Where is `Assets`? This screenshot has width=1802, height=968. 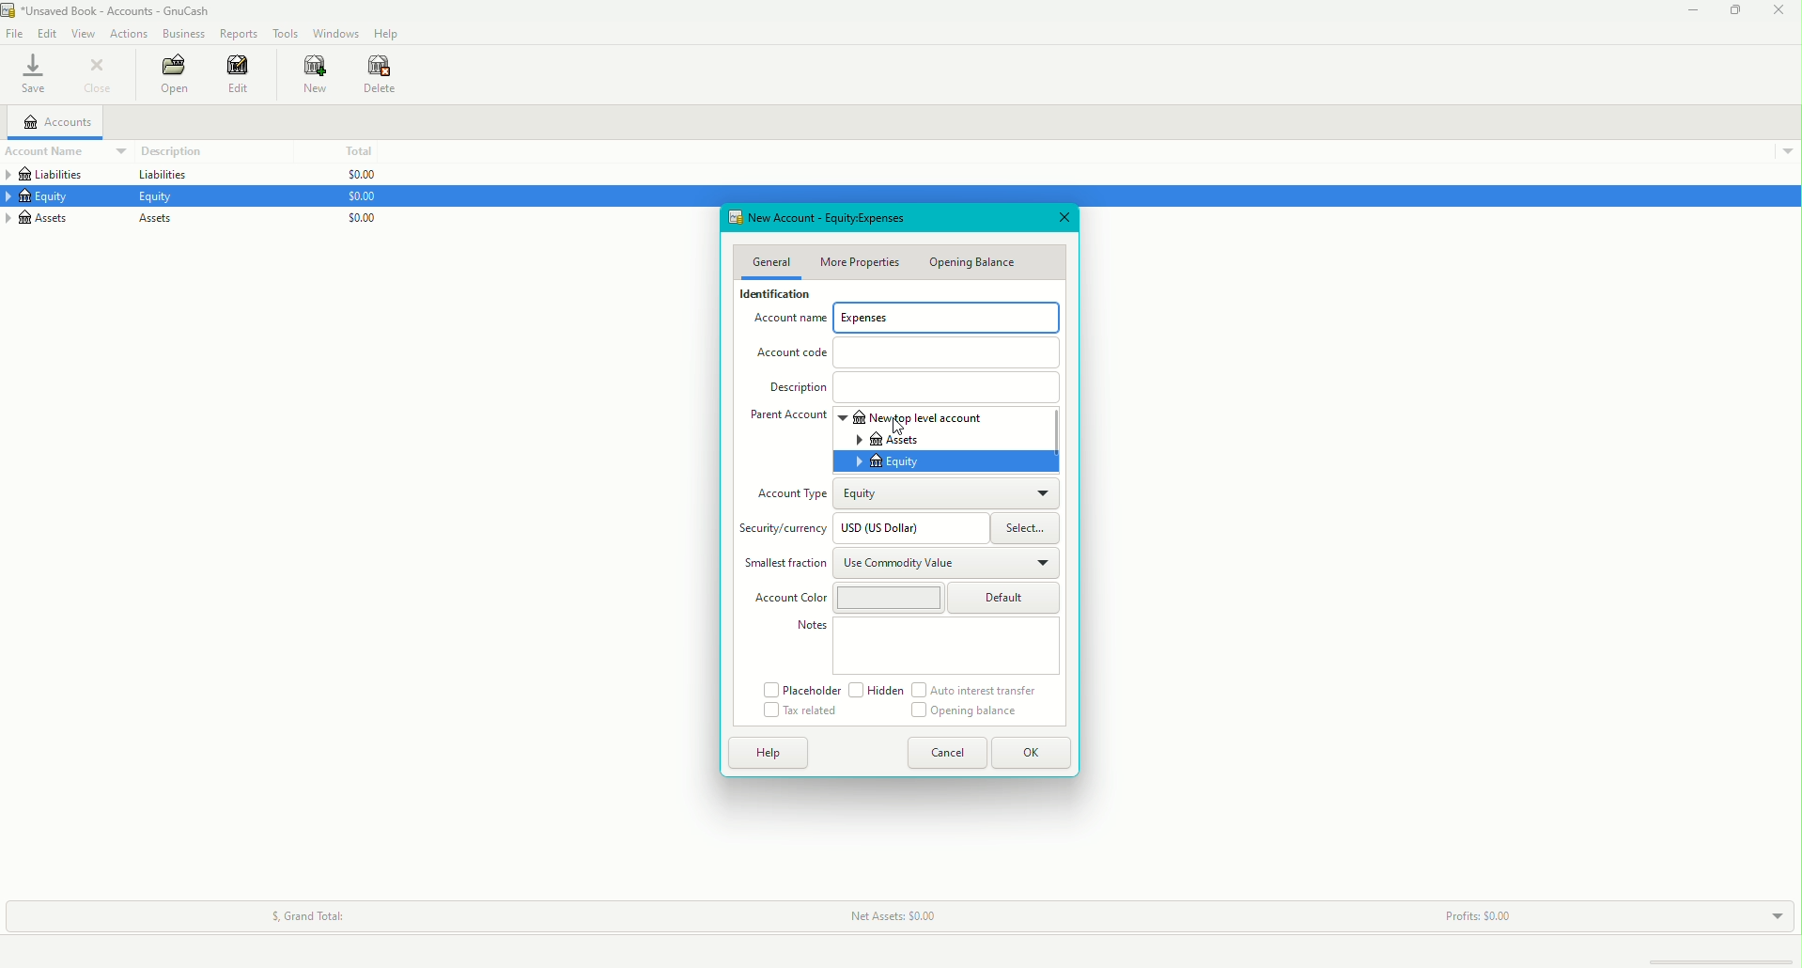
Assets is located at coordinates (54, 217).